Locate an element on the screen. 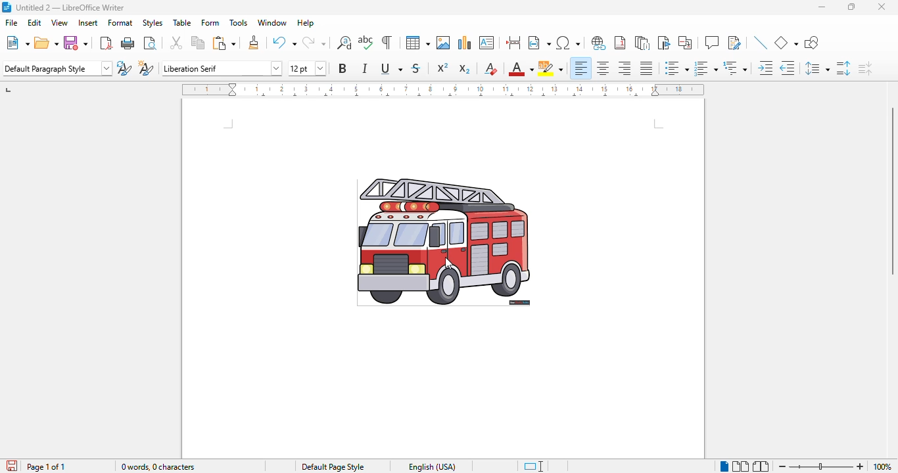  zoom factor is located at coordinates (882, 466).